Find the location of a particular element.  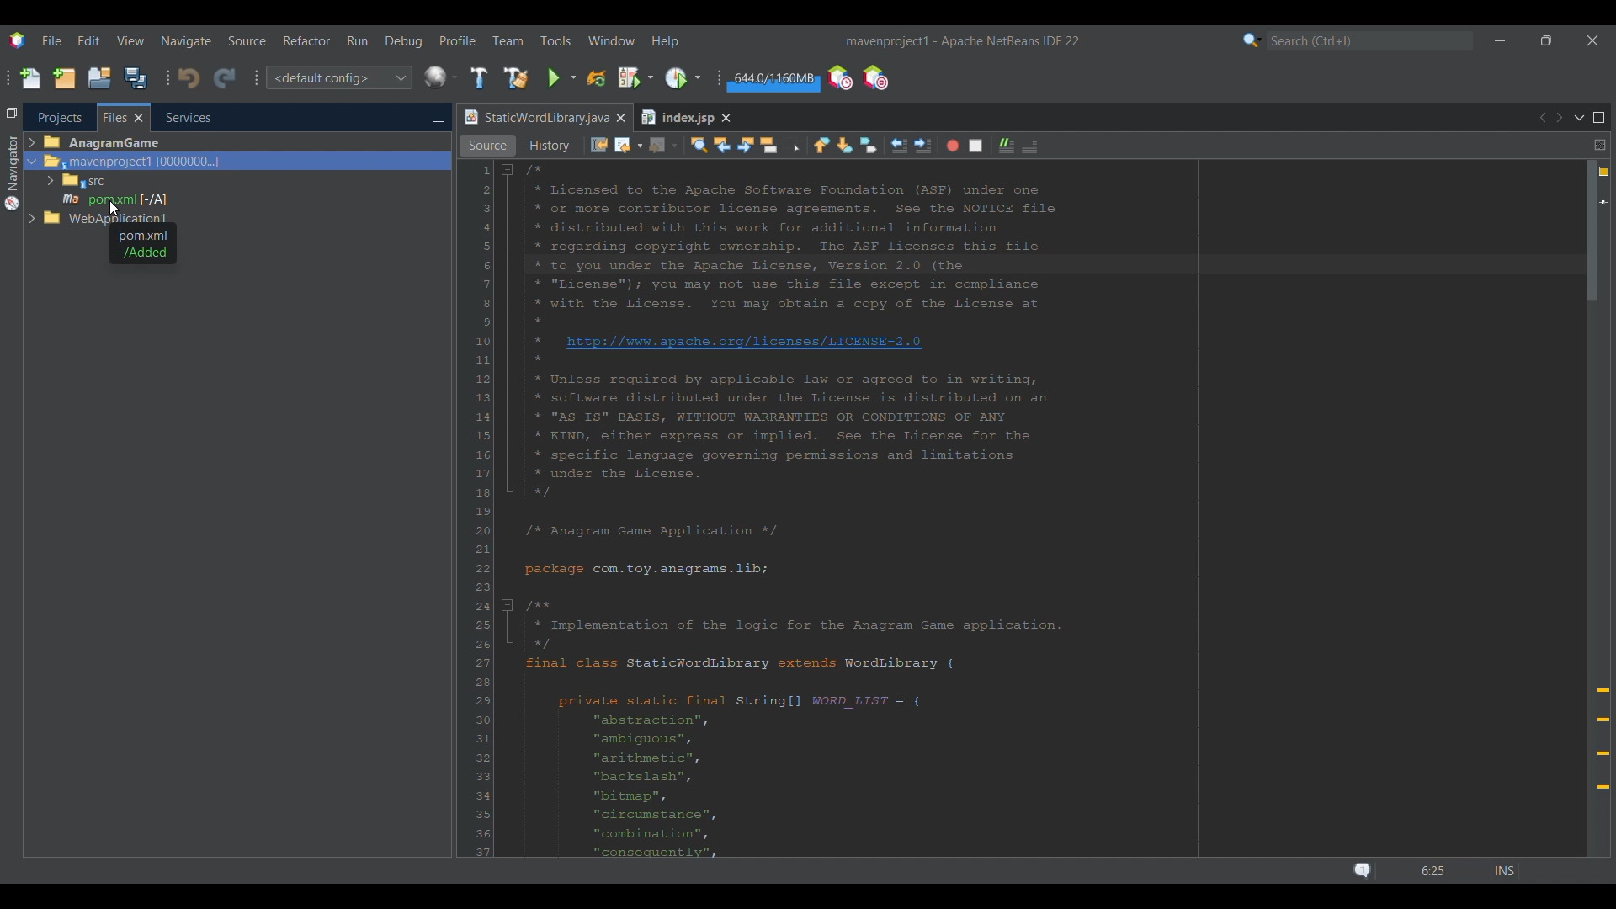

Expand is located at coordinates (35, 184).